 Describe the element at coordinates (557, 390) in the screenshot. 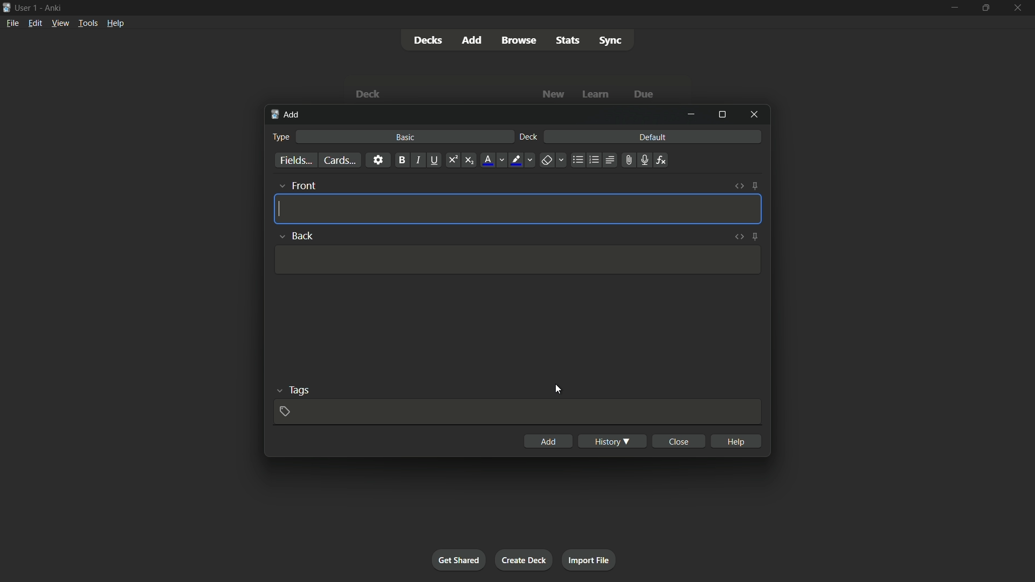

I see `cursor` at that location.